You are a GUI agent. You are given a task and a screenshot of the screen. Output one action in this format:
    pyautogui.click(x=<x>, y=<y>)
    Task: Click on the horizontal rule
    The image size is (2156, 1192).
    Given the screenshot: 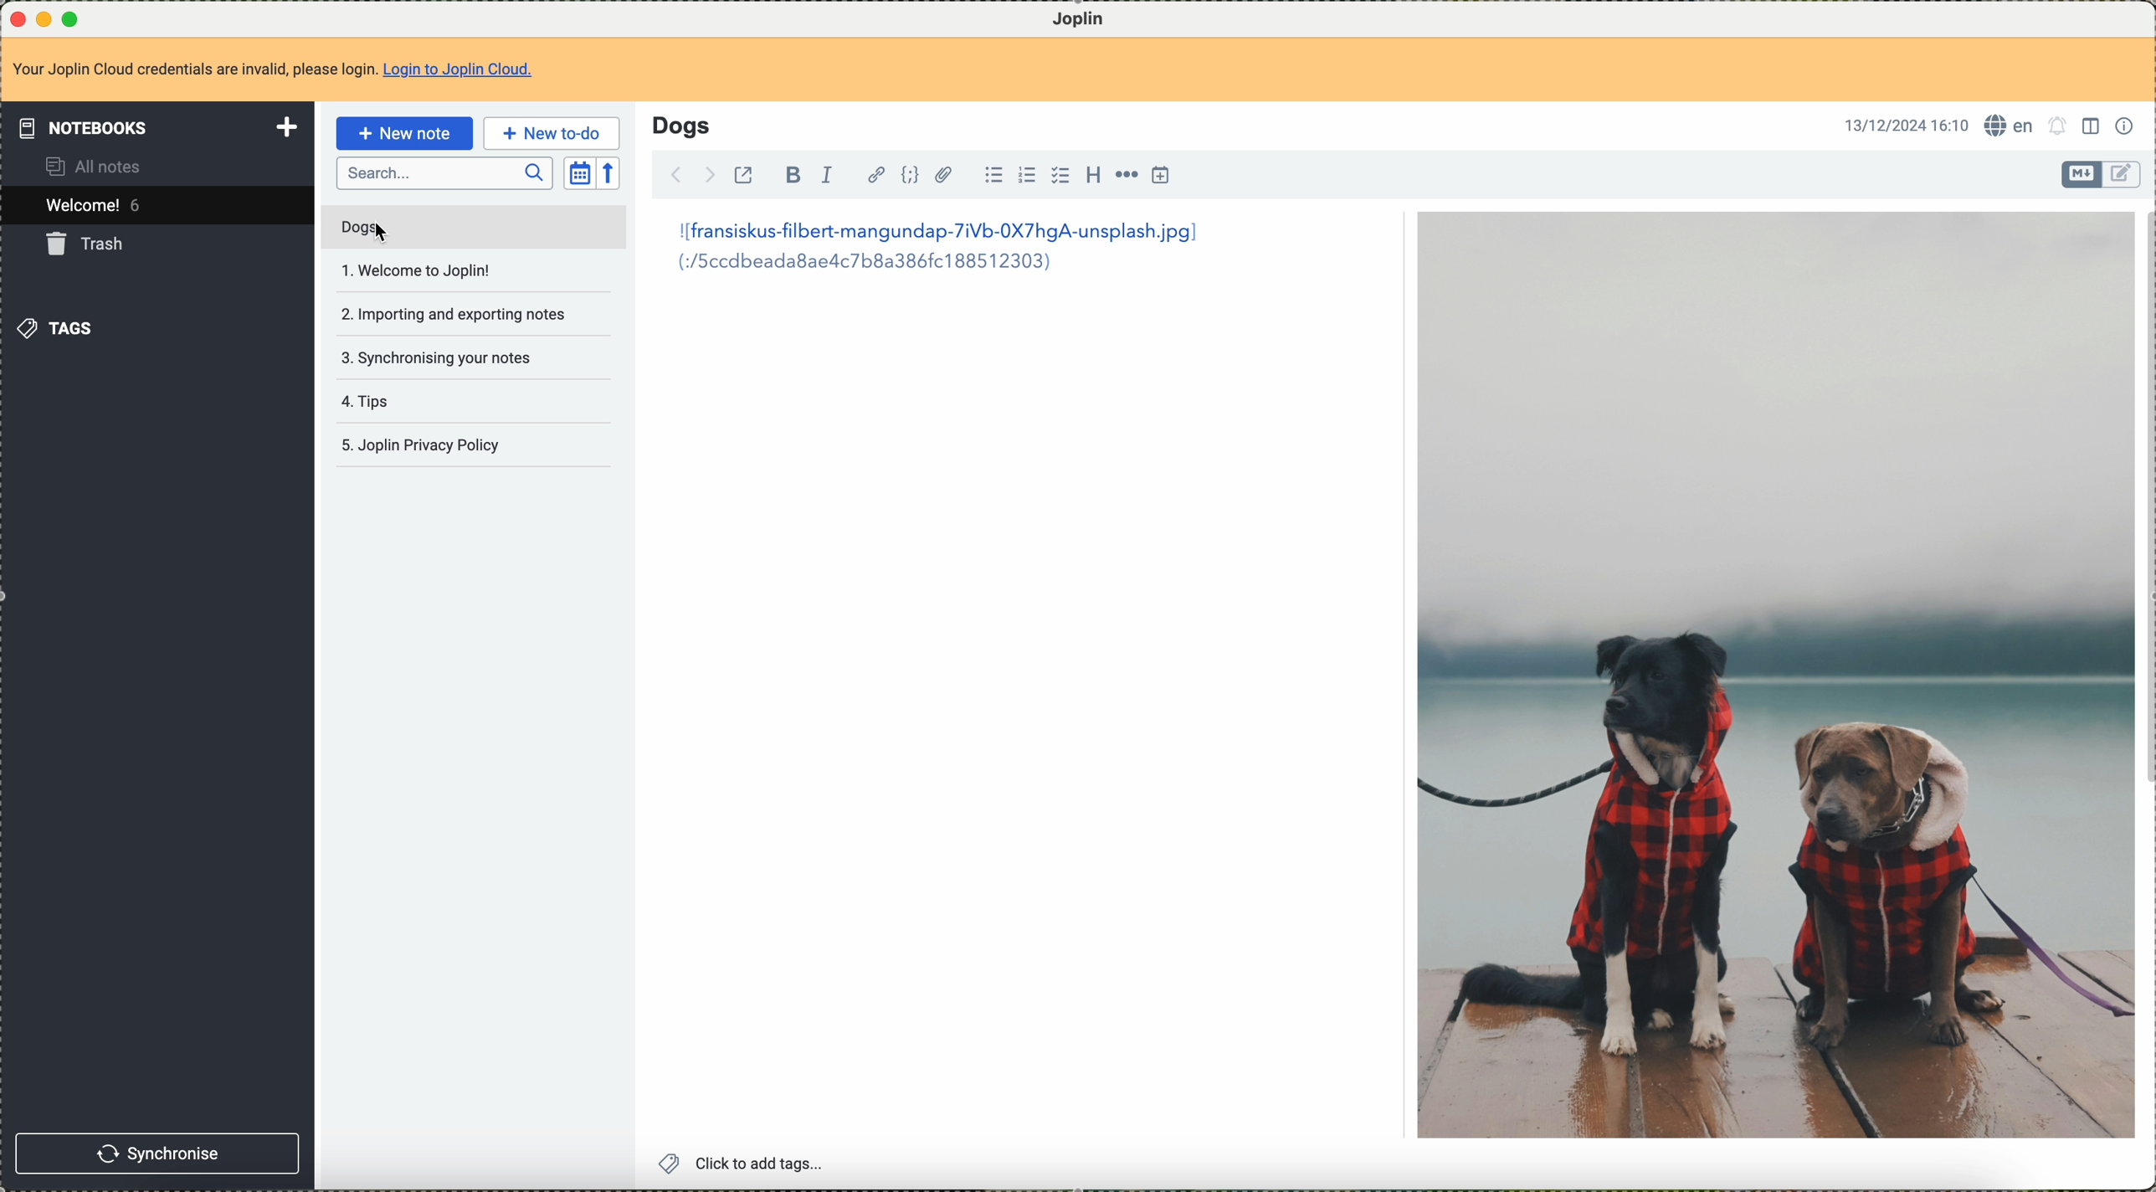 What is the action you would take?
    pyautogui.click(x=1127, y=177)
    